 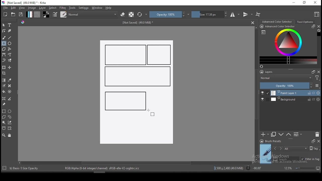 I want to click on advance color selector, so click(x=277, y=21).